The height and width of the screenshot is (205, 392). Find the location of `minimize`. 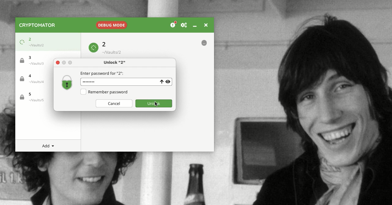

minimize is located at coordinates (65, 63).